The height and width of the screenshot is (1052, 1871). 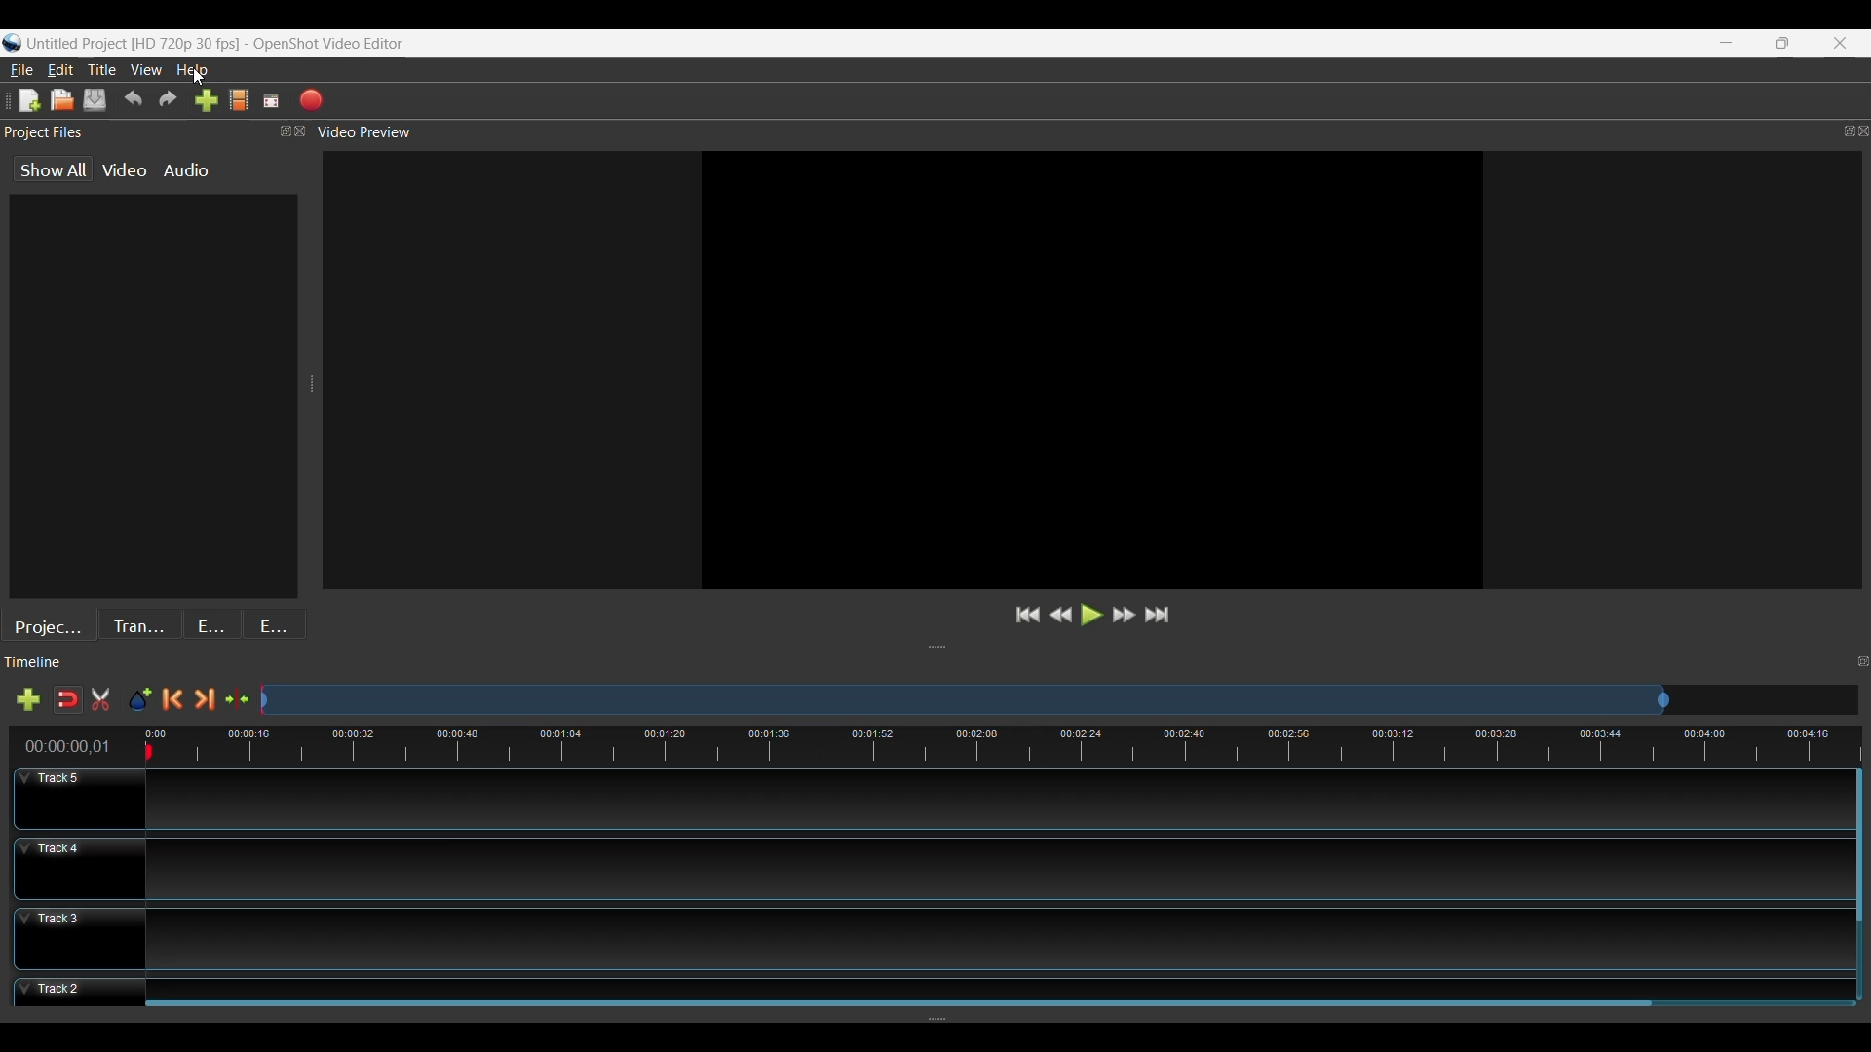 I want to click on Emojis, so click(x=277, y=623).